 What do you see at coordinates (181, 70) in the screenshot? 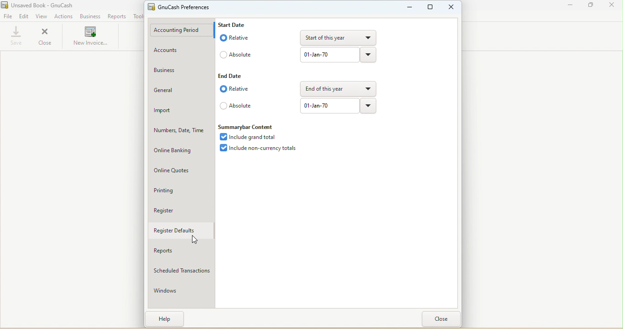
I see `Business` at bounding box center [181, 70].